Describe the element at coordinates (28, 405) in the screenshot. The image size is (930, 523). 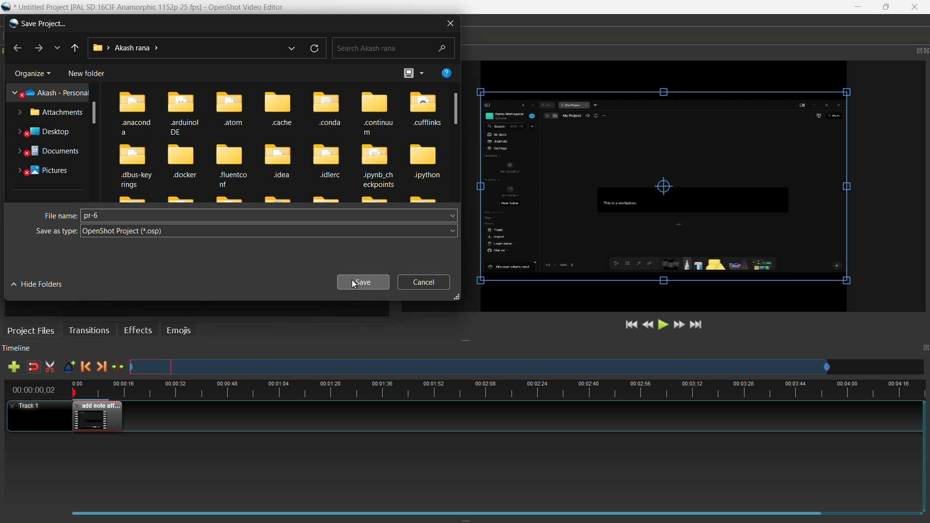
I see `track-1` at that location.